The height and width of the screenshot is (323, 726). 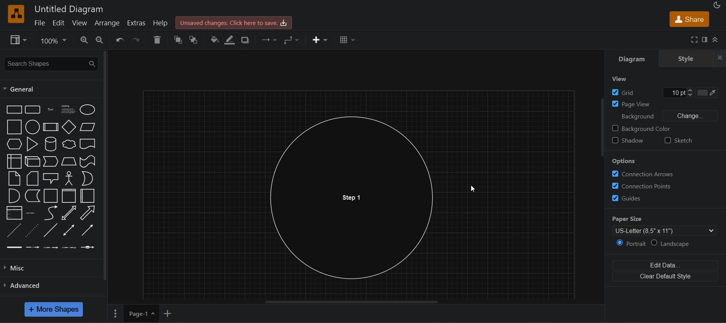 I want to click on Connector 1, so click(x=12, y=246).